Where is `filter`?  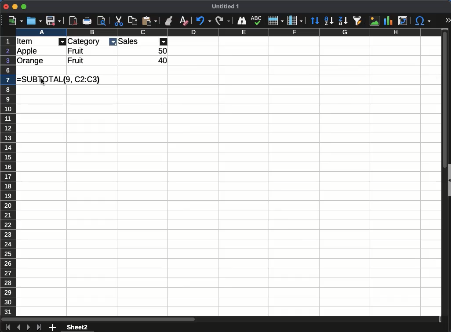 filter is located at coordinates (62, 42).